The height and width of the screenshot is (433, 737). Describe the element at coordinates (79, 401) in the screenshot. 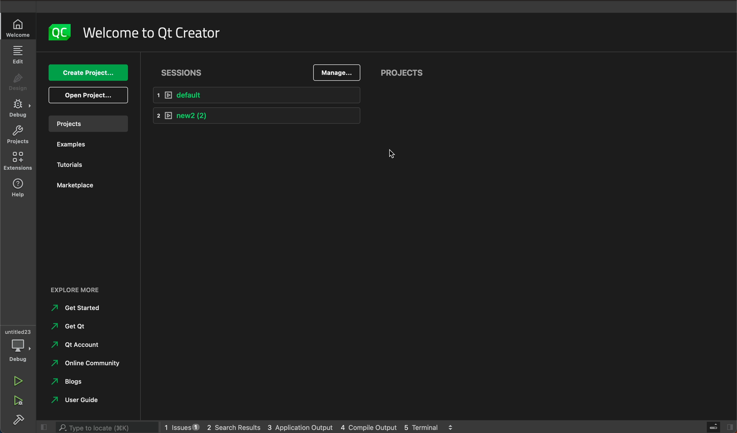

I see `user guide` at that location.